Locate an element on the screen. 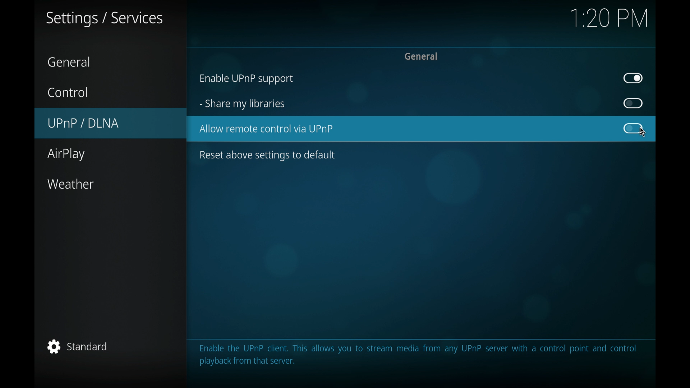  airplay is located at coordinates (65, 155).